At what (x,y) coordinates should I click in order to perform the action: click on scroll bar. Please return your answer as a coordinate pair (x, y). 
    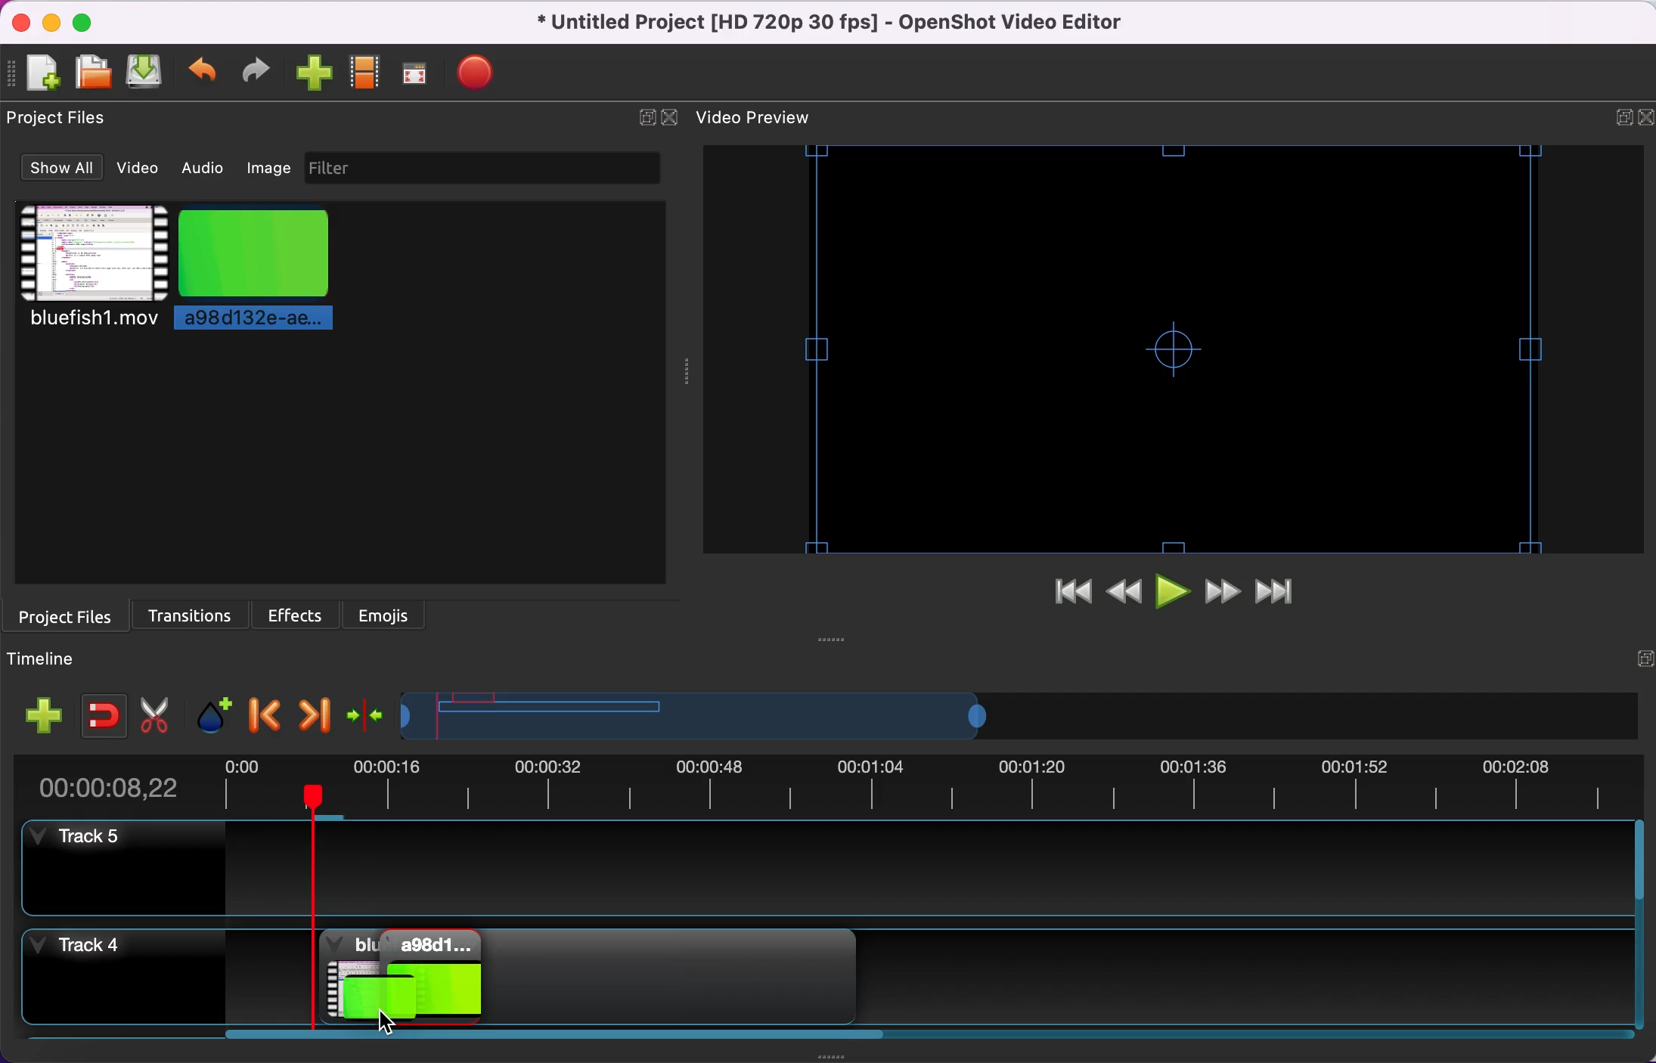
    Looking at the image, I should click on (559, 1039).